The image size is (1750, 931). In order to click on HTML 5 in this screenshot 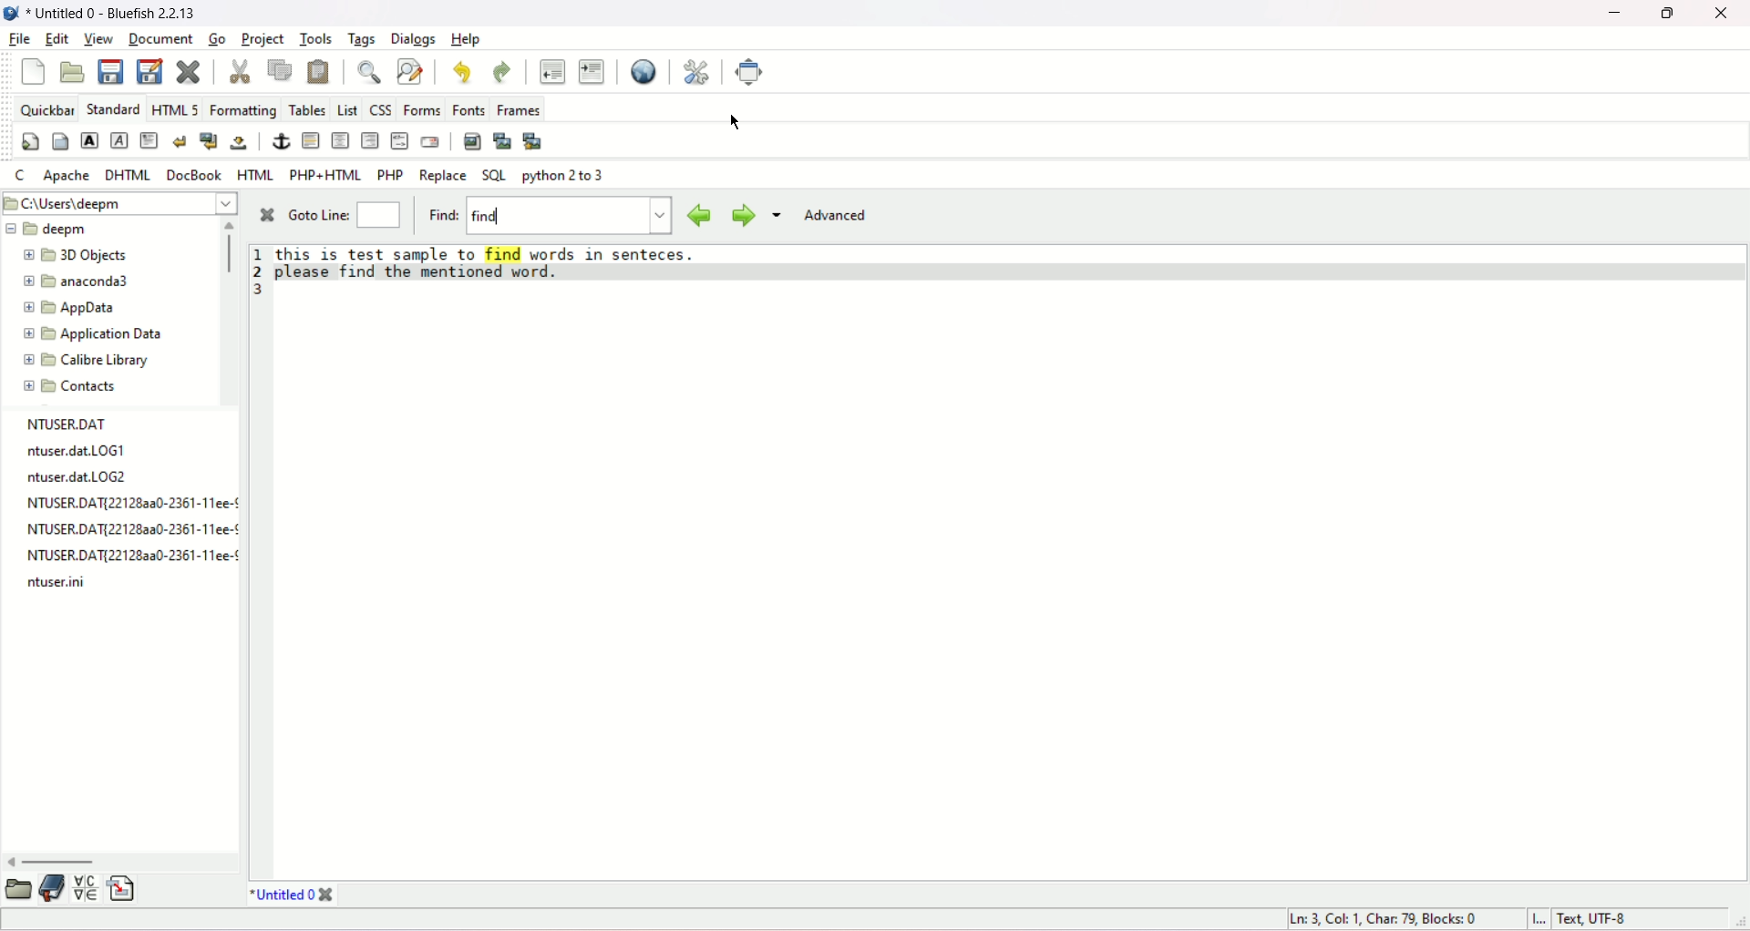, I will do `click(175, 111)`.